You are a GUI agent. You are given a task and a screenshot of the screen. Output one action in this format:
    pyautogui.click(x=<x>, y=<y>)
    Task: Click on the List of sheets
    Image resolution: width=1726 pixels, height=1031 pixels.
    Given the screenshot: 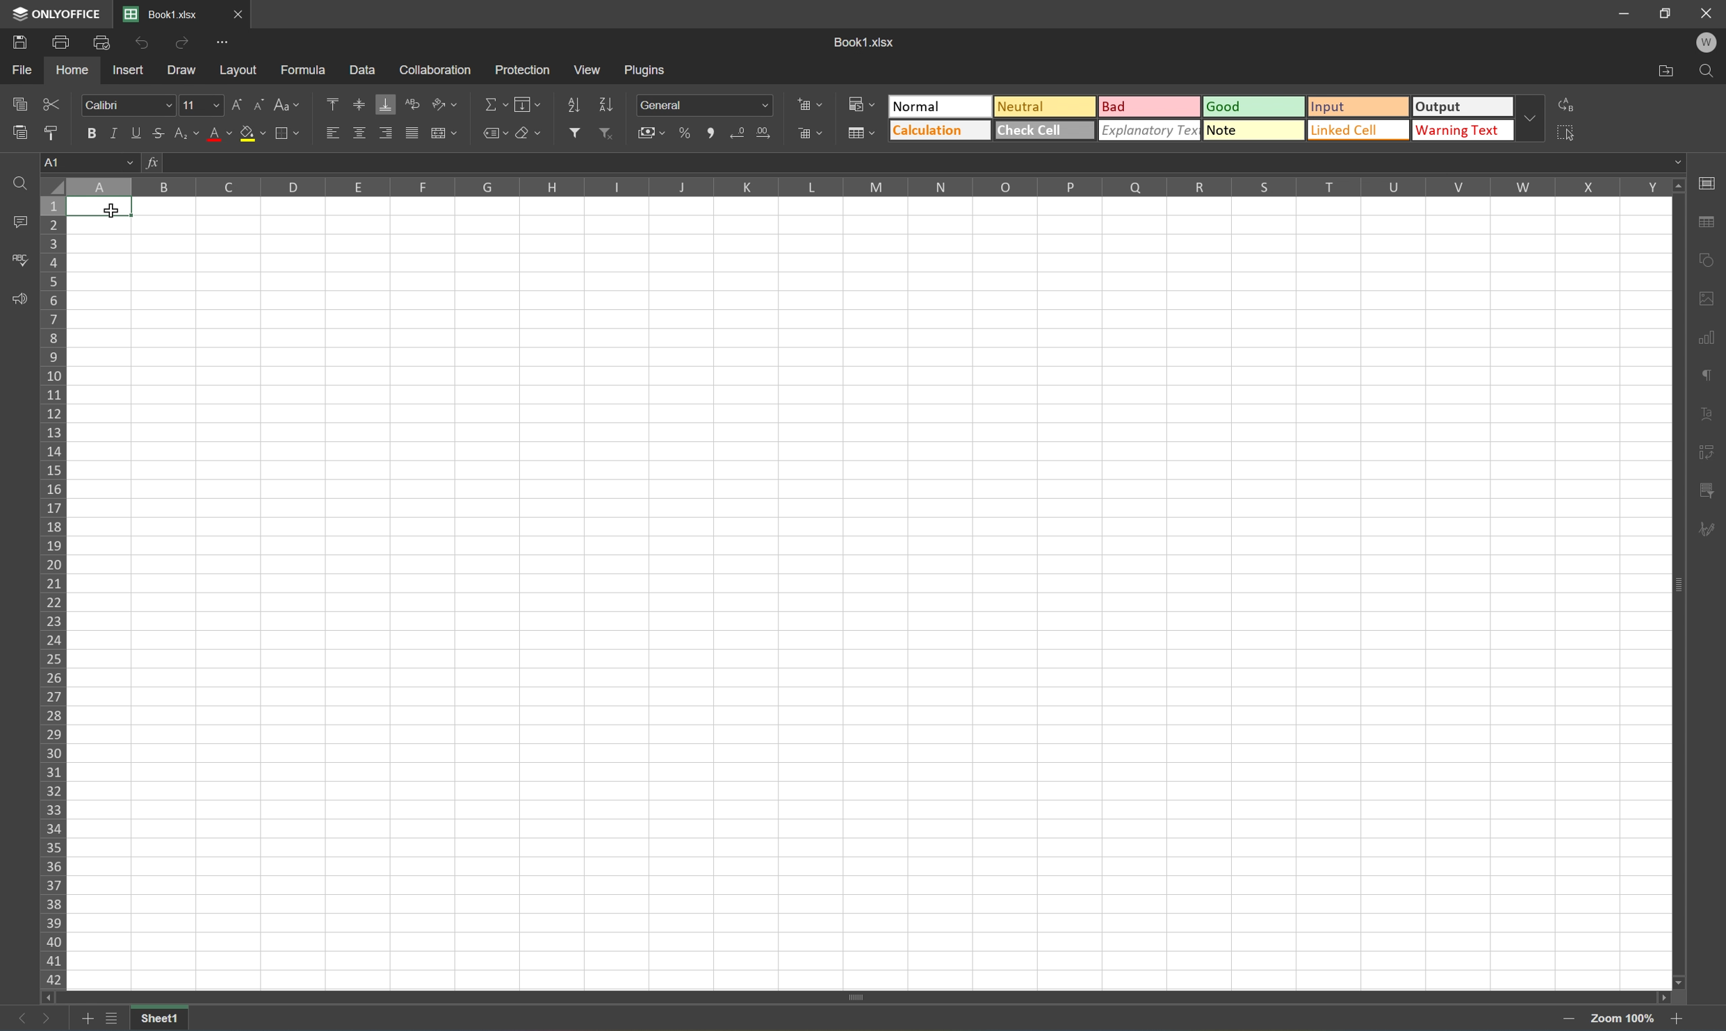 What is the action you would take?
    pyautogui.click(x=113, y=1019)
    